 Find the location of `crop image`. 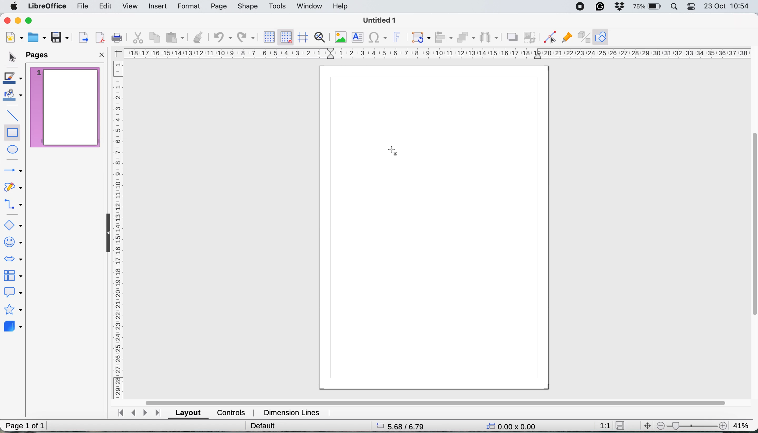

crop image is located at coordinates (530, 38).